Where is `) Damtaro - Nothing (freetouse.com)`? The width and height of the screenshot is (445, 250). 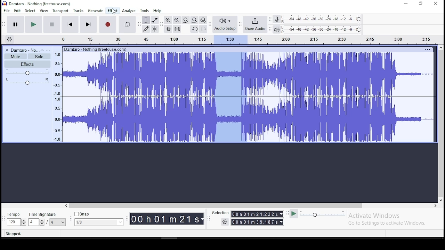
) Damtaro - Nothing (freetouse.com) is located at coordinates (37, 3).